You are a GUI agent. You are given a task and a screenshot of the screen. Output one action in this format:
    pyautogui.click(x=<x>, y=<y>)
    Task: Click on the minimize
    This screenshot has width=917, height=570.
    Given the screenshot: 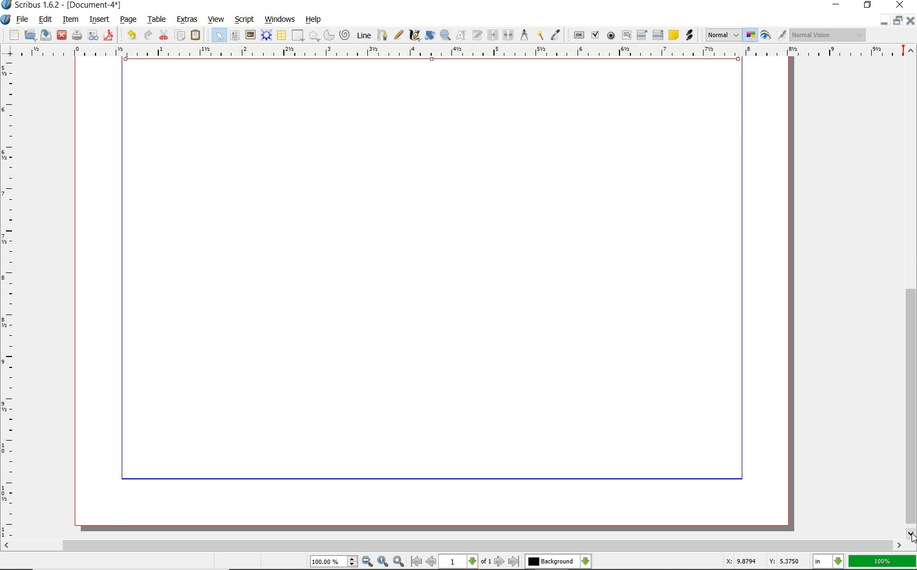 What is the action you would take?
    pyautogui.click(x=886, y=21)
    